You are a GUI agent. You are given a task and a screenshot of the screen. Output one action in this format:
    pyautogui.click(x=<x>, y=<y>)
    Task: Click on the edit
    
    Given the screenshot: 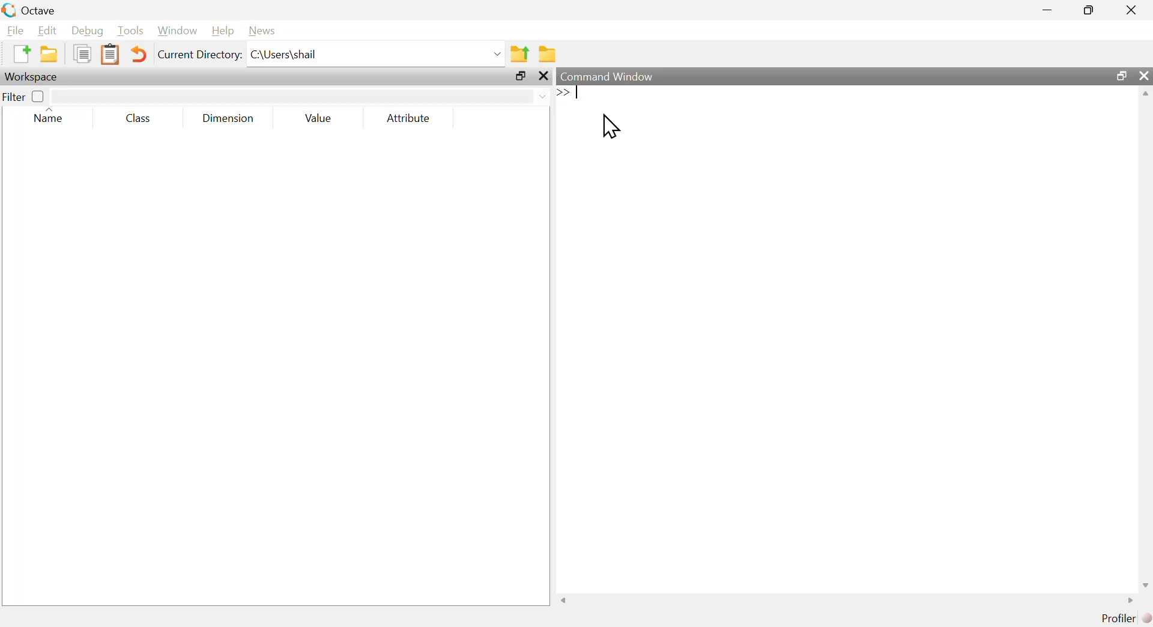 What is the action you would take?
    pyautogui.click(x=48, y=31)
    